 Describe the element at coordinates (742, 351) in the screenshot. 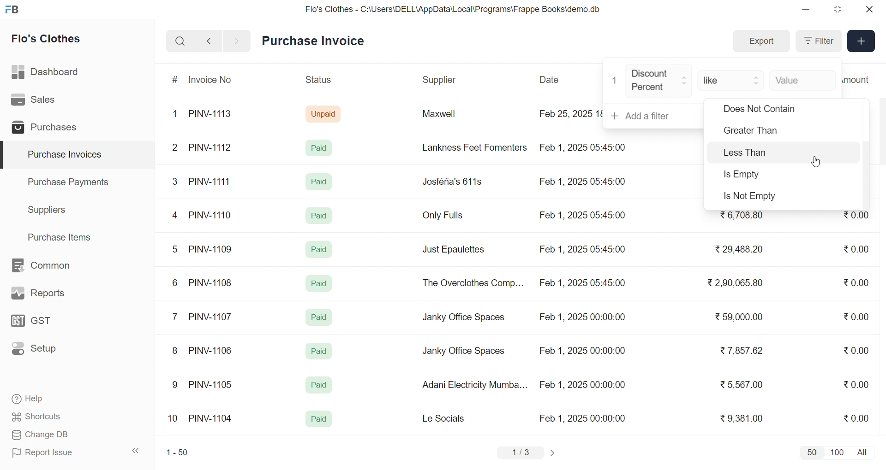

I see `₹ 7,857.62` at that location.